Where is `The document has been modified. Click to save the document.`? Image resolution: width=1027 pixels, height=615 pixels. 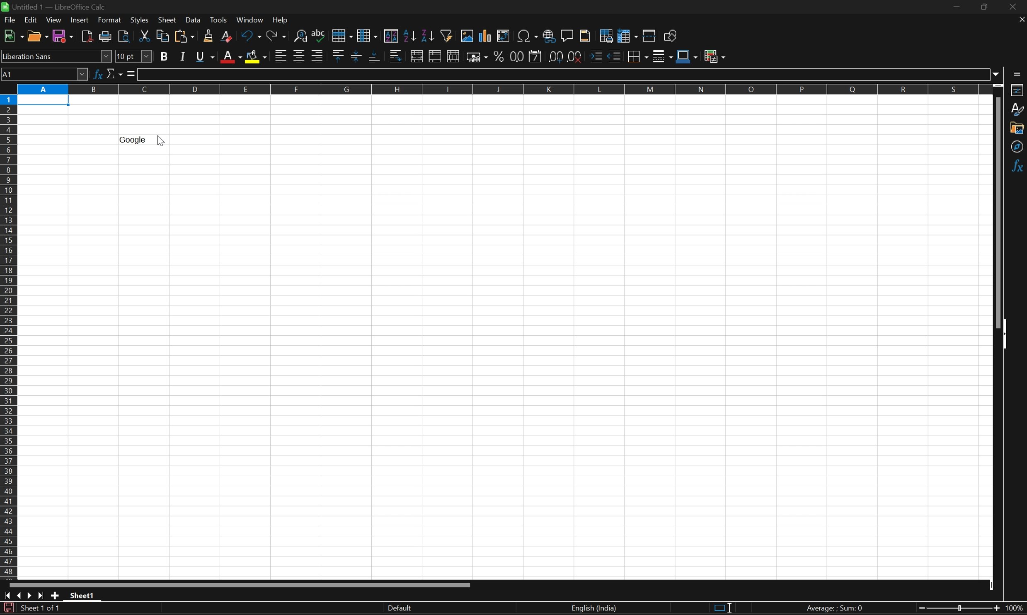
The document has been modified. Click to save the document. is located at coordinates (8, 608).